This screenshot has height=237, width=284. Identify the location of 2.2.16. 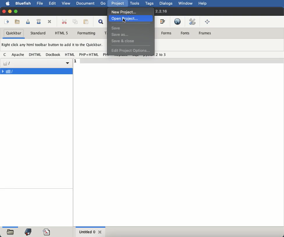
(161, 12).